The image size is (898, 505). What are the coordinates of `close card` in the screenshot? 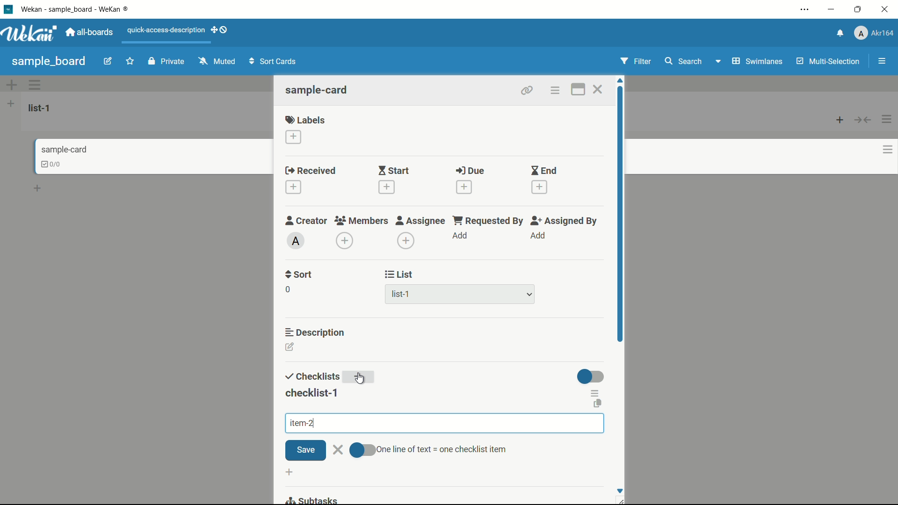 It's located at (597, 91).